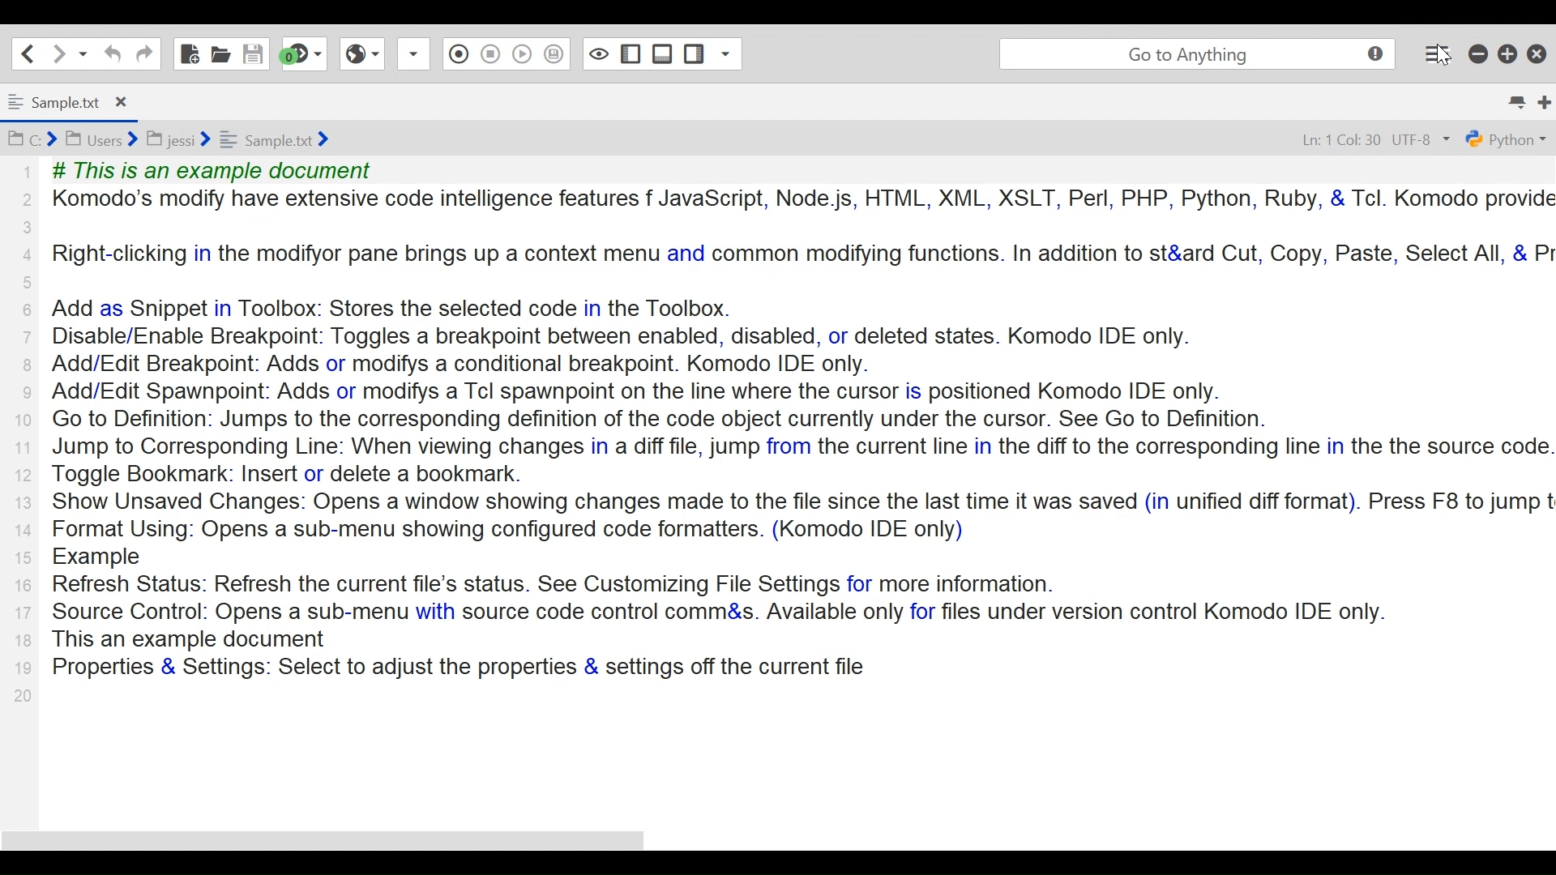 This screenshot has height=875, width=1556. Describe the element at coordinates (251, 53) in the screenshot. I see `Save` at that location.